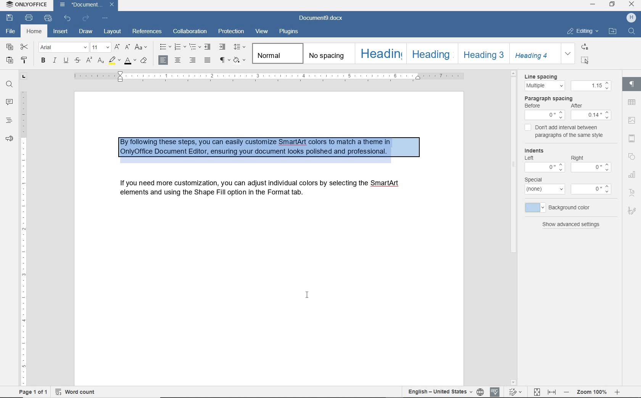  I want to click on find, so click(9, 84).